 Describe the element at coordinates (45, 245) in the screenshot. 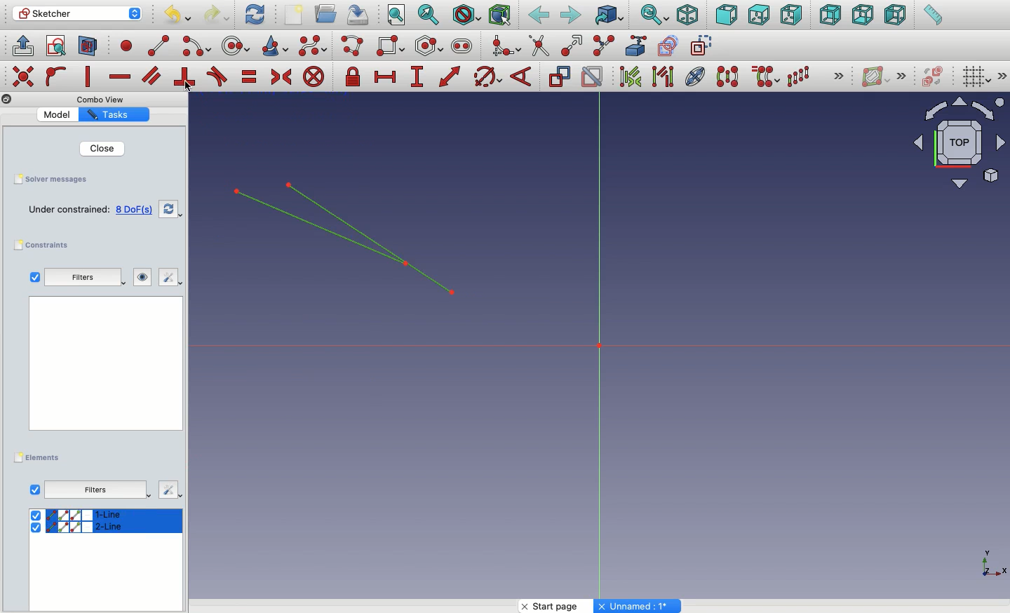

I see `Constraints ` at that location.